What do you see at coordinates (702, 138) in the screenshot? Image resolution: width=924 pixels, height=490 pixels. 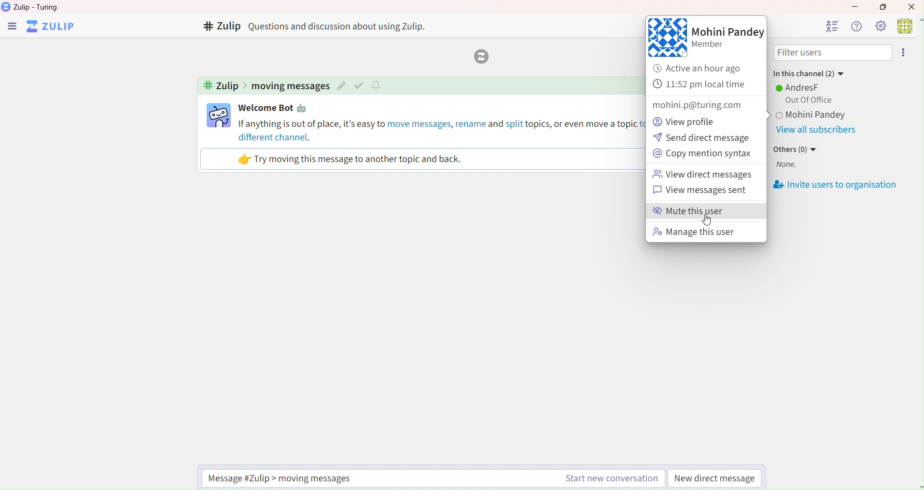 I see `send direct message` at bounding box center [702, 138].